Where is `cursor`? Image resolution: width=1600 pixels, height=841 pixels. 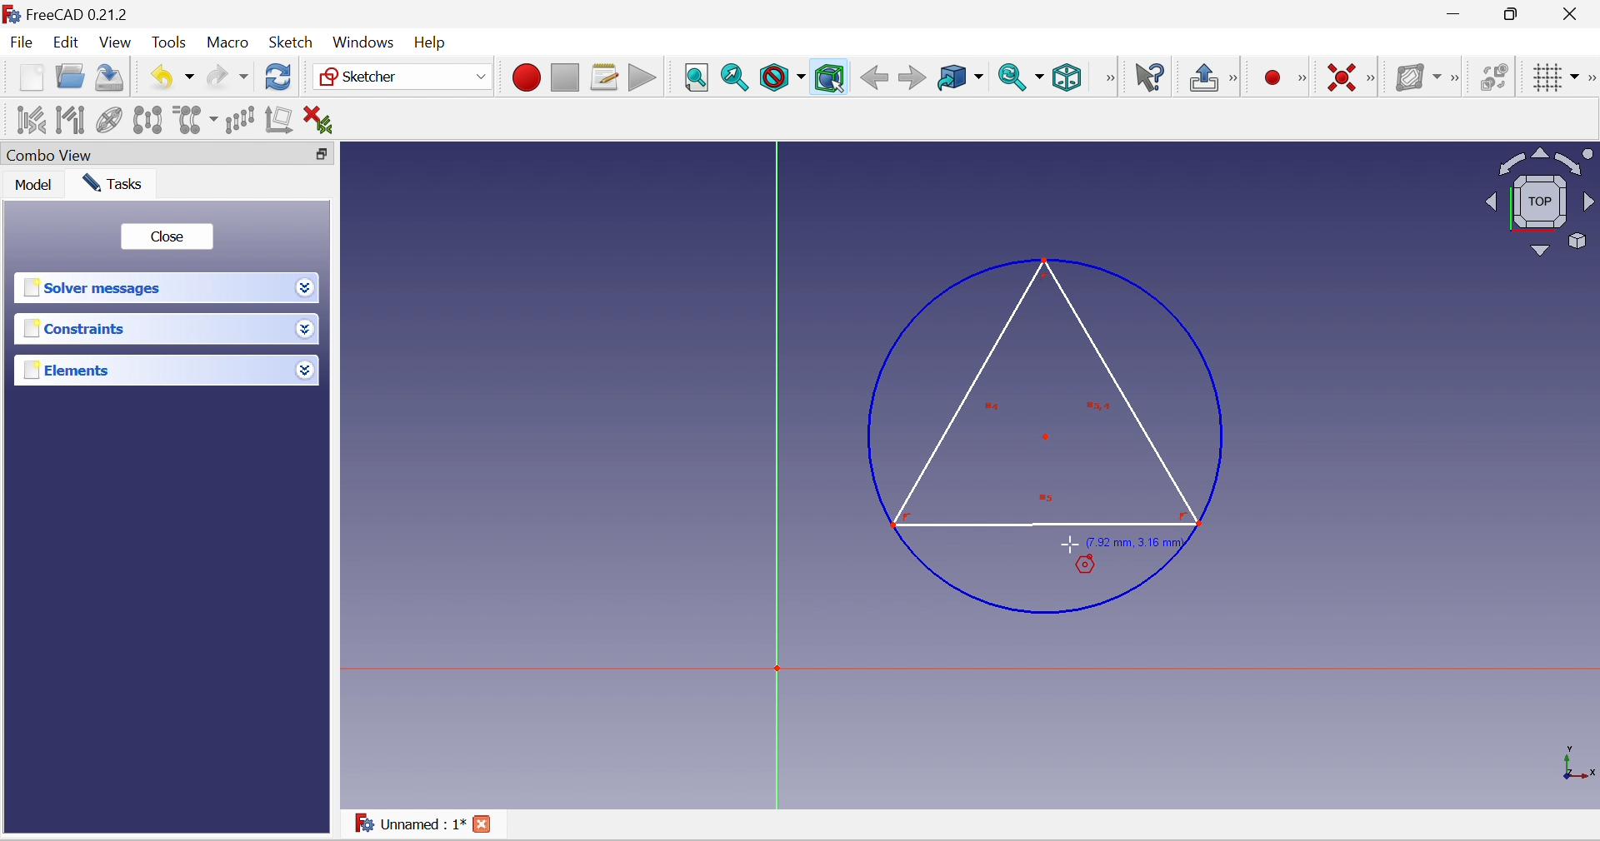 cursor is located at coordinates (1068, 545).